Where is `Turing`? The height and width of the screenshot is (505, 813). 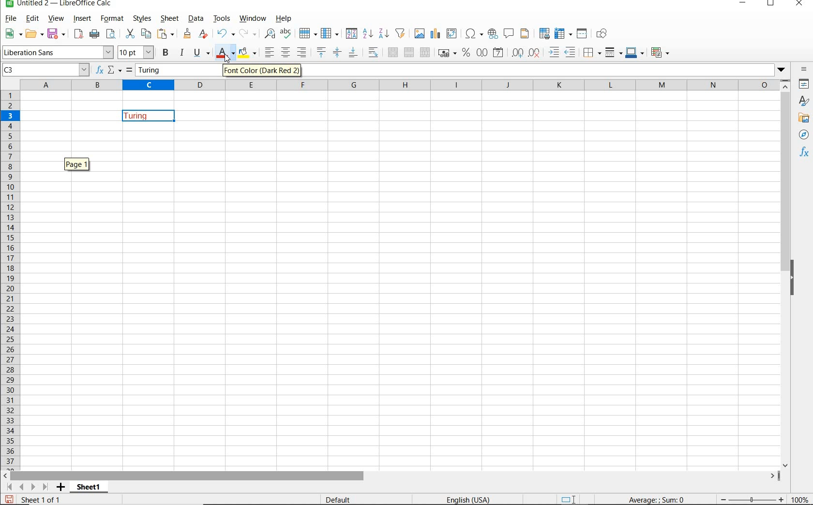 Turing is located at coordinates (167, 70).